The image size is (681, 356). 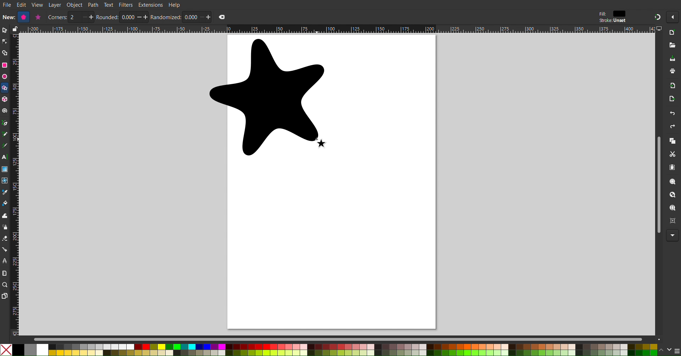 I want to click on computer icon, so click(x=660, y=29).